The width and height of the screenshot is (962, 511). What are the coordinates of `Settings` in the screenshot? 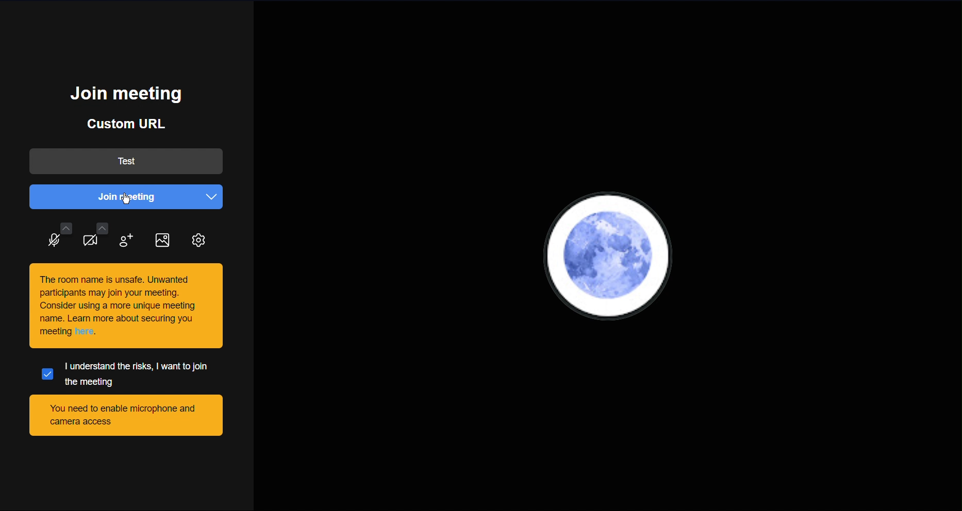 It's located at (198, 236).